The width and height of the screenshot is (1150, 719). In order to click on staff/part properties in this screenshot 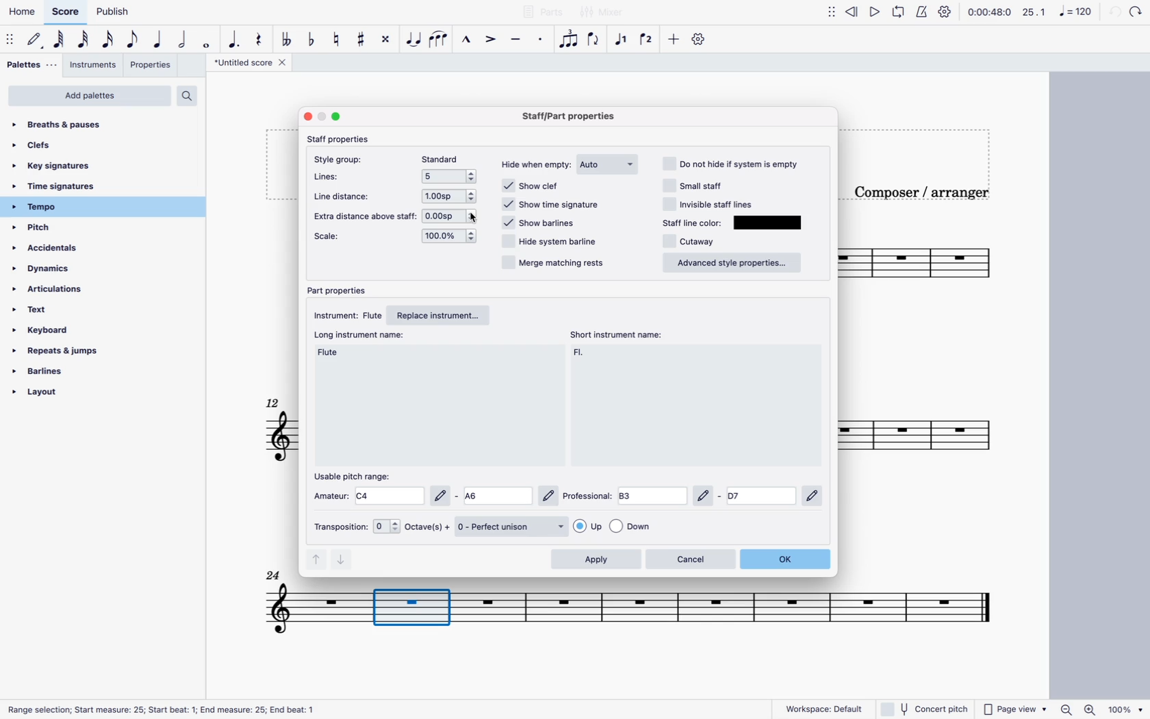, I will do `click(569, 116)`.